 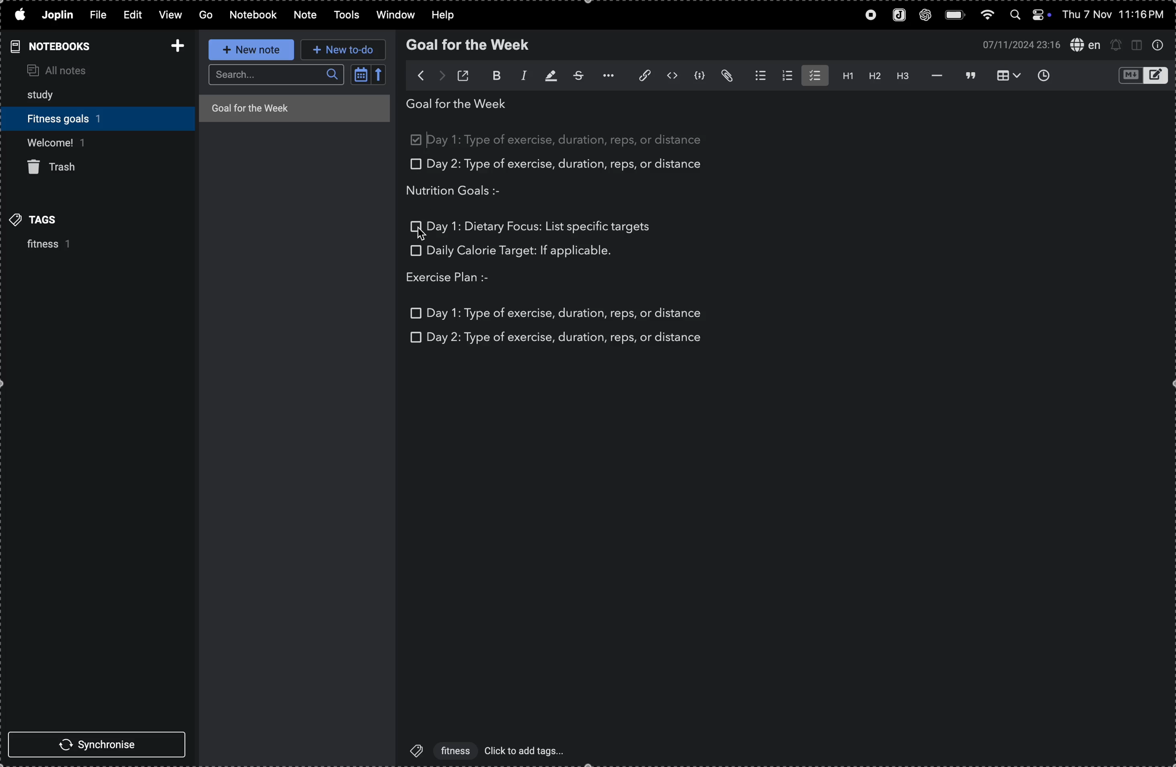 I want to click on toggle editors, so click(x=1140, y=76).